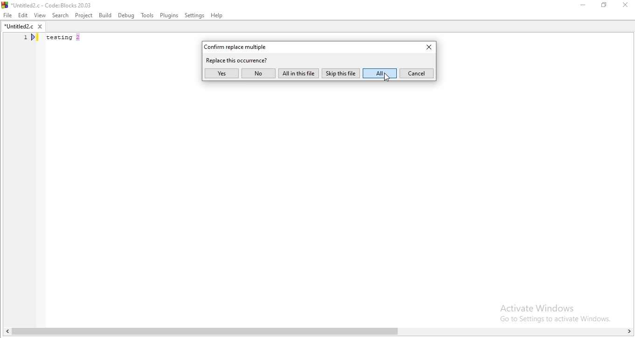 This screenshot has height=338, width=635. Describe the element at coordinates (147, 16) in the screenshot. I see `Tools ` at that location.